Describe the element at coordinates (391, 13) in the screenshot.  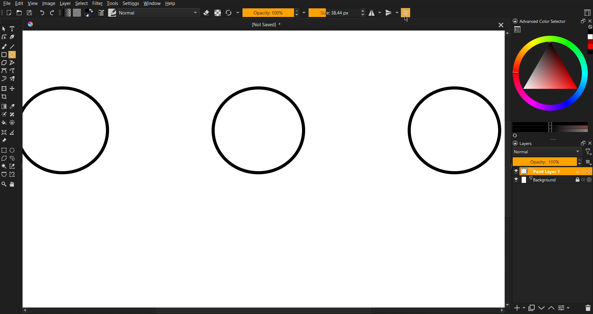
I see `Vertical Mirror` at that location.